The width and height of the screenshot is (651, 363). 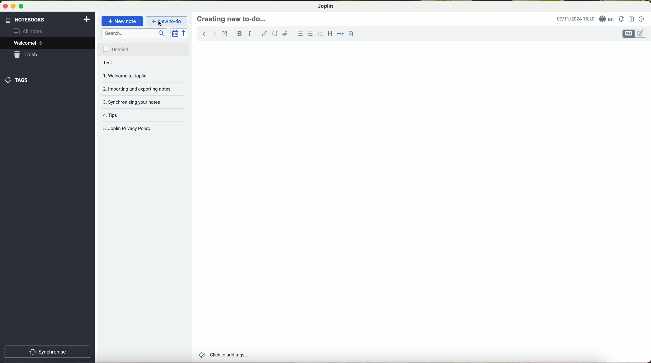 I want to click on cursor, so click(x=162, y=26).